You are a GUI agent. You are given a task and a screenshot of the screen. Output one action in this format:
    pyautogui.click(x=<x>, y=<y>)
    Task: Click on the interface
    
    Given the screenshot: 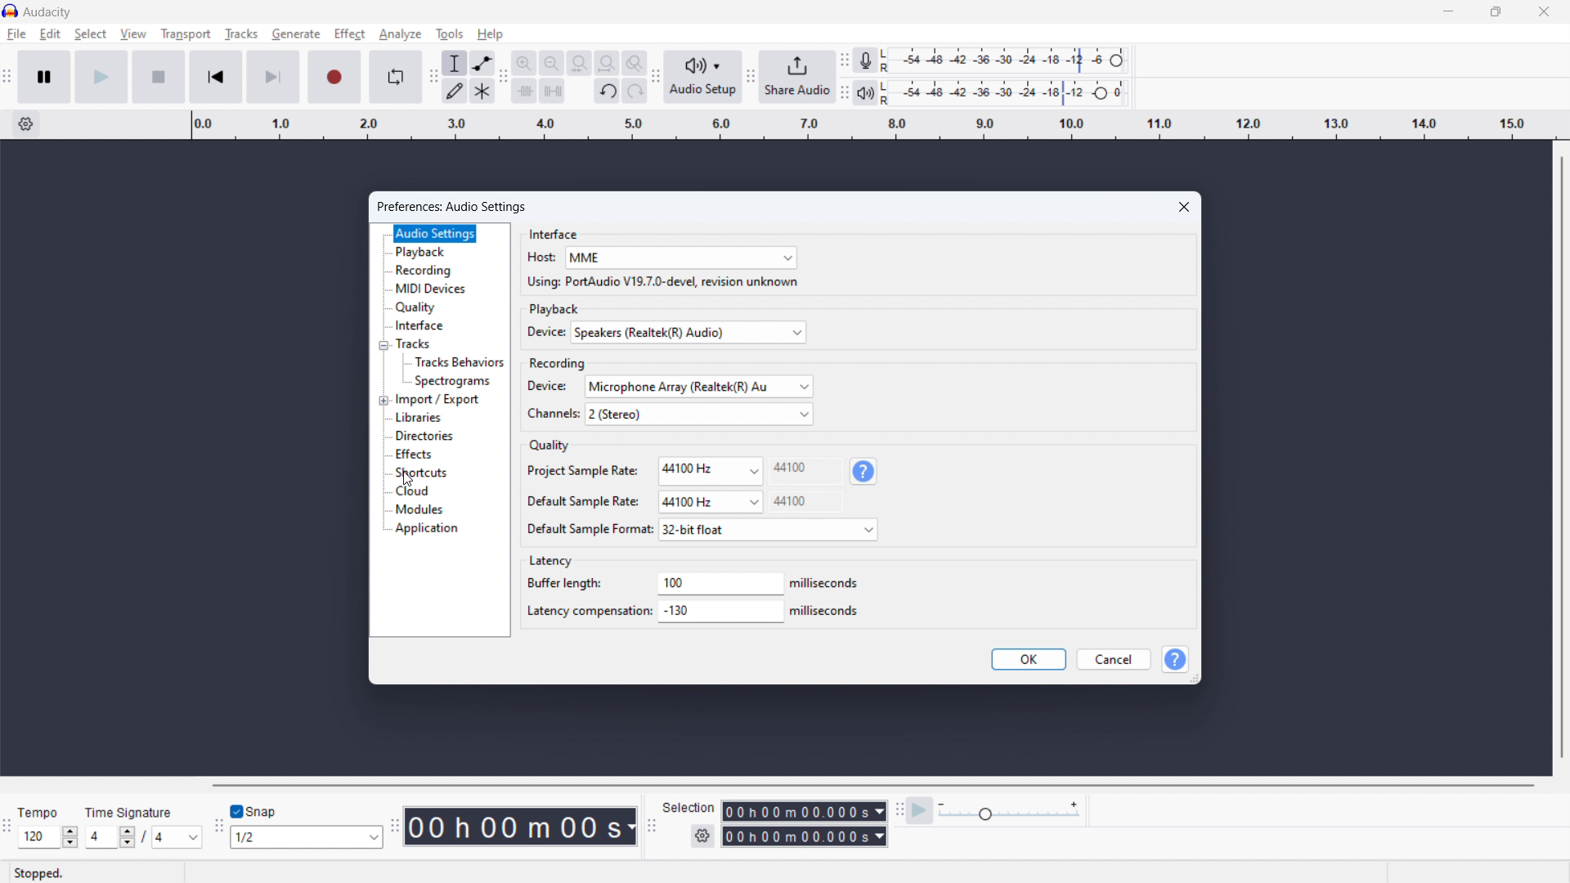 What is the action you would take?
    pyautogui.click(x=555, y=233)
    